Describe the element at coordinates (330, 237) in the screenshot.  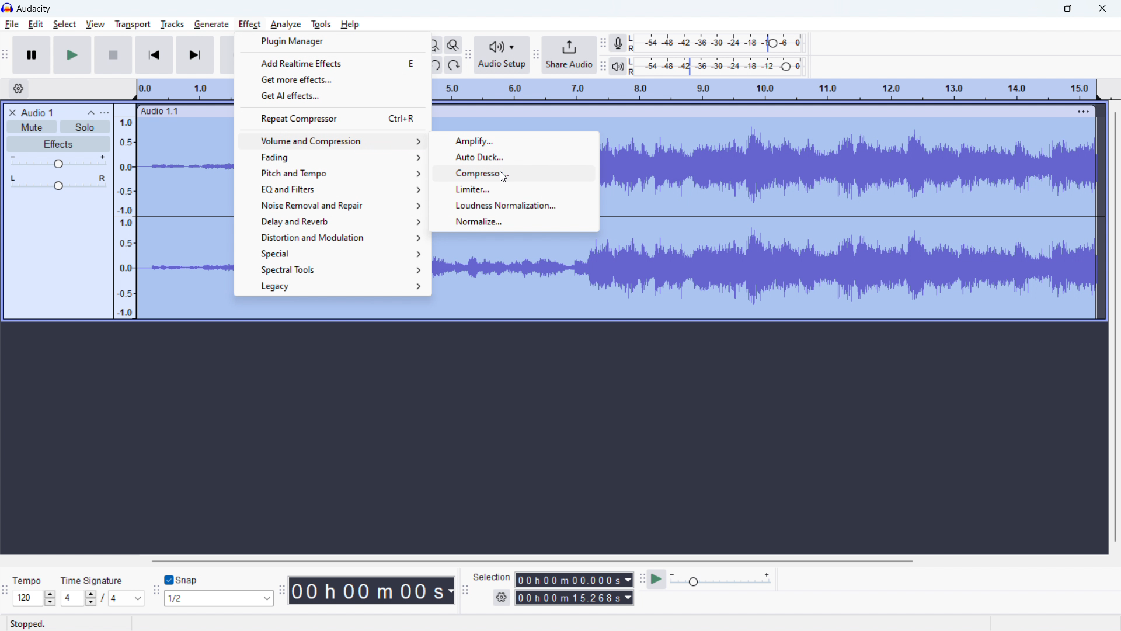
I see `distortion and modulation` at that location.